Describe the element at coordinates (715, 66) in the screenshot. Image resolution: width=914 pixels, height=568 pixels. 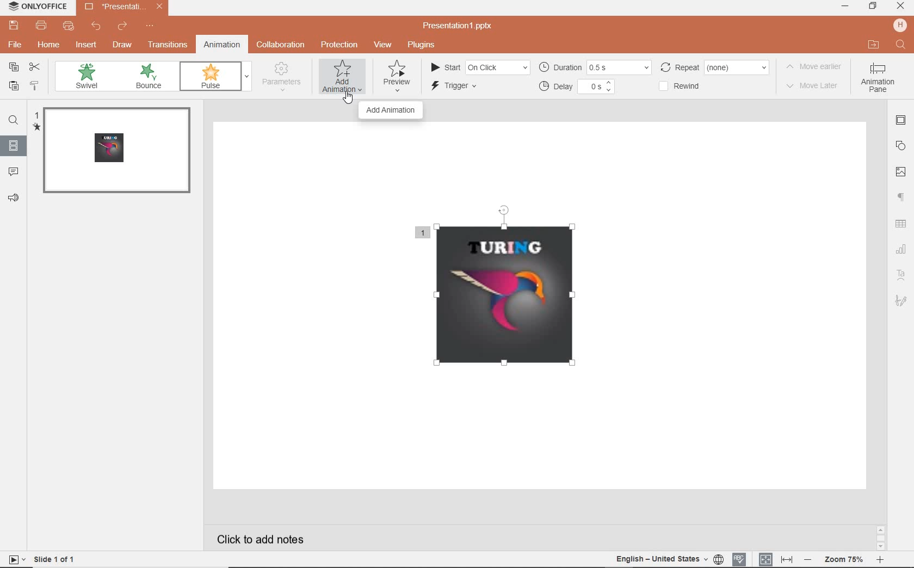
I see `repeat` at that location.